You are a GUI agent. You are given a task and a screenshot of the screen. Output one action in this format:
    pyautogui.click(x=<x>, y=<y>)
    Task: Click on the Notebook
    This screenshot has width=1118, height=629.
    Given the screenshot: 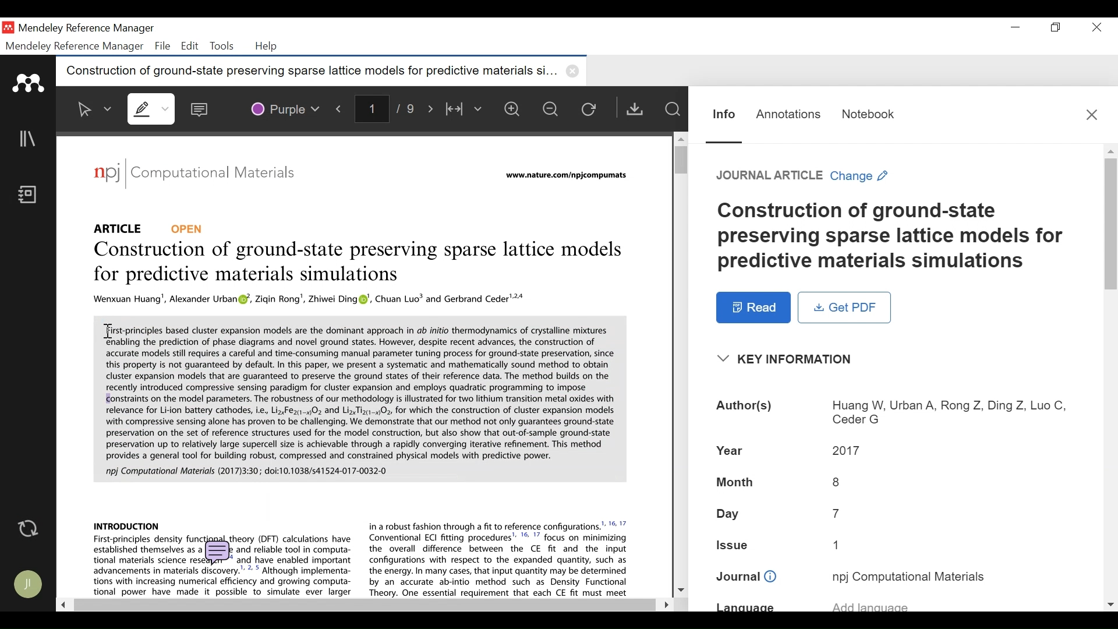 What is the action you would take?
    pyautogui.click(x=869, y=114)
    